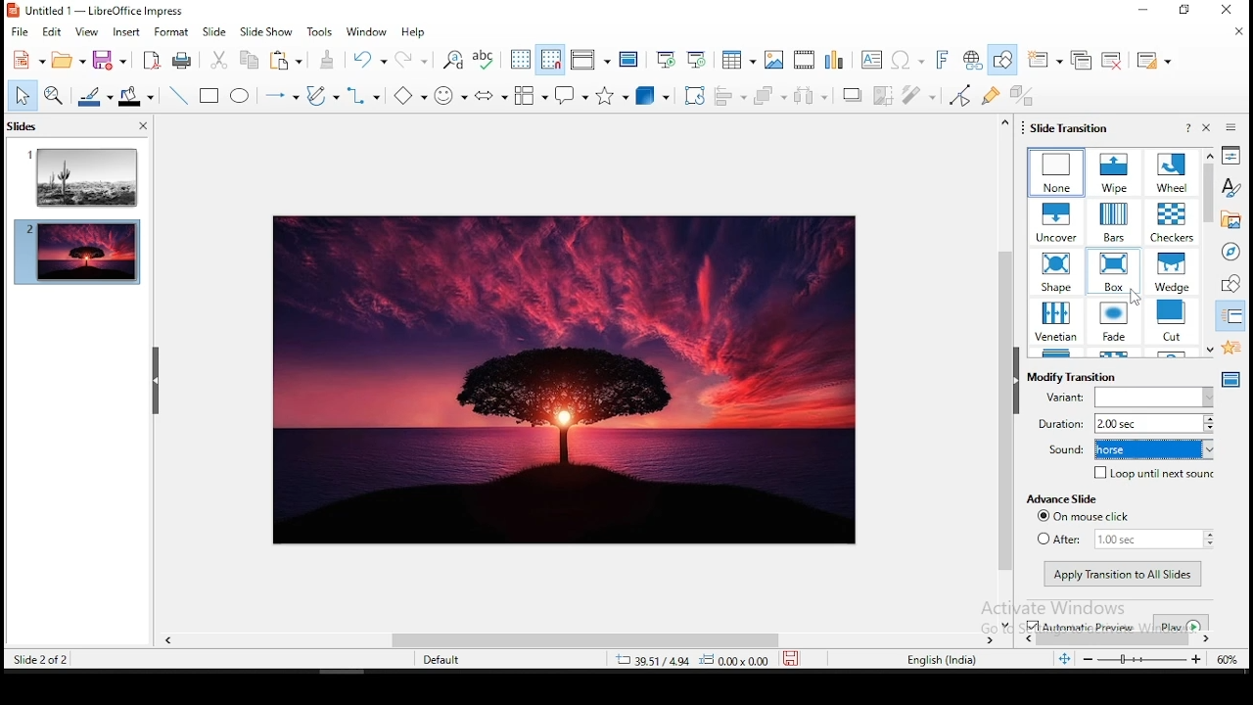 This screenshot has width=1253, height=705. I want to click on properties, so click(1229, 157).